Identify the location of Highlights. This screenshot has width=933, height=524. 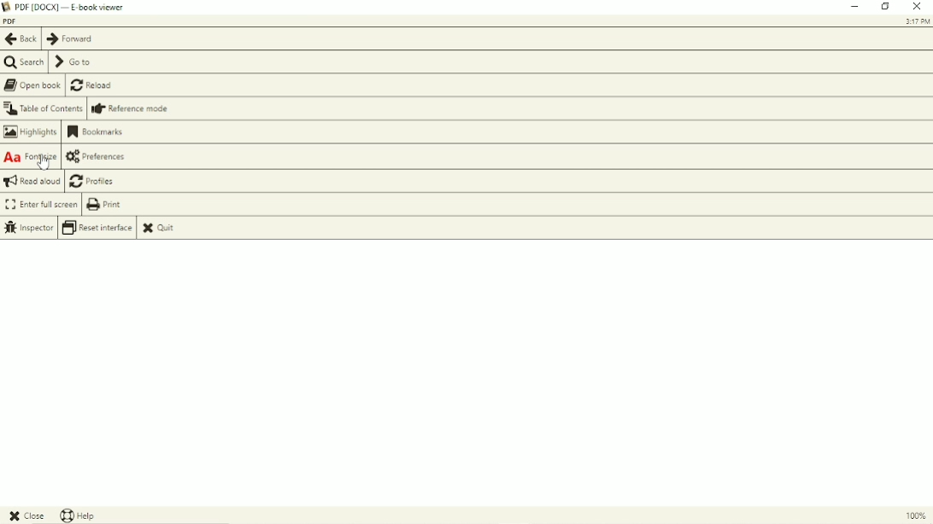
(30, 132).